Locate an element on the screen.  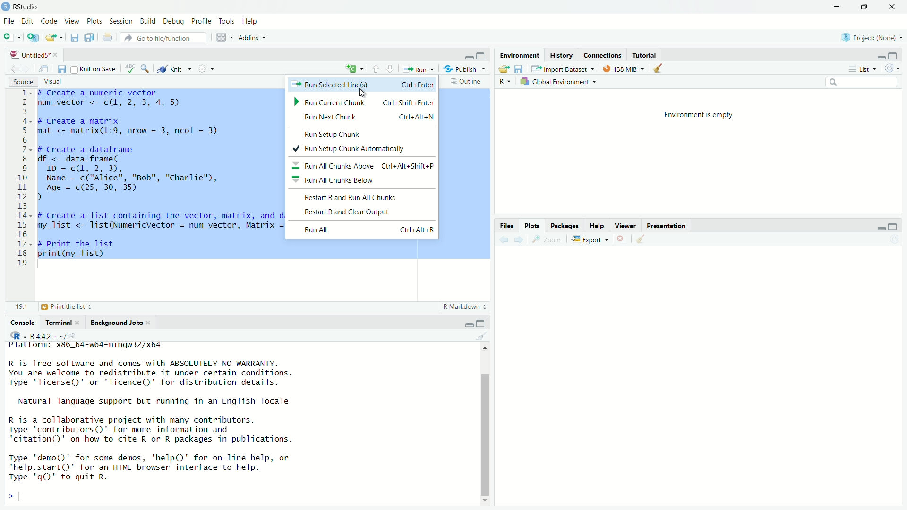
Profile is located at coordinates (201, 21).